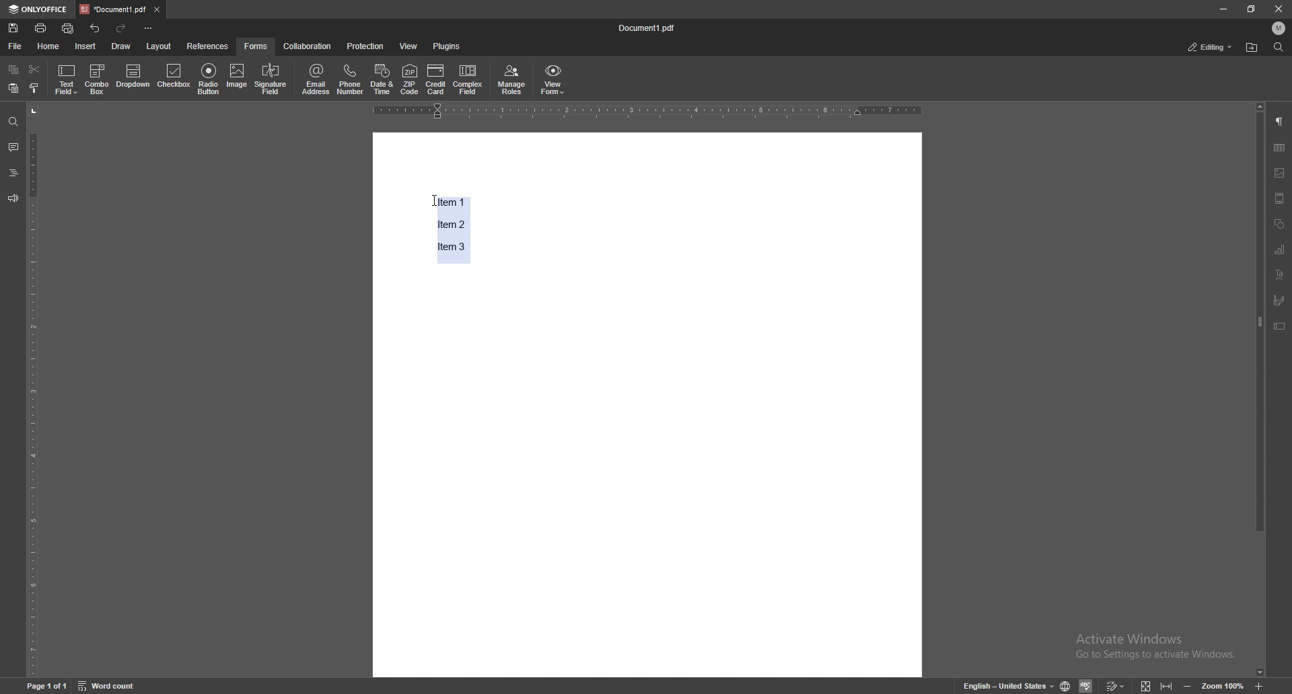 The height and width of the screenshot is (694, 1292). Describe the element at coordinates (1066, 684) in the screenshot. I see `change doc language` at that location.